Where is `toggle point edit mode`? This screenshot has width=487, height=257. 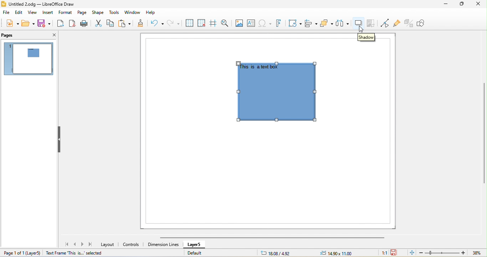 toggle point edit mode is located at coordinates (385, 23).